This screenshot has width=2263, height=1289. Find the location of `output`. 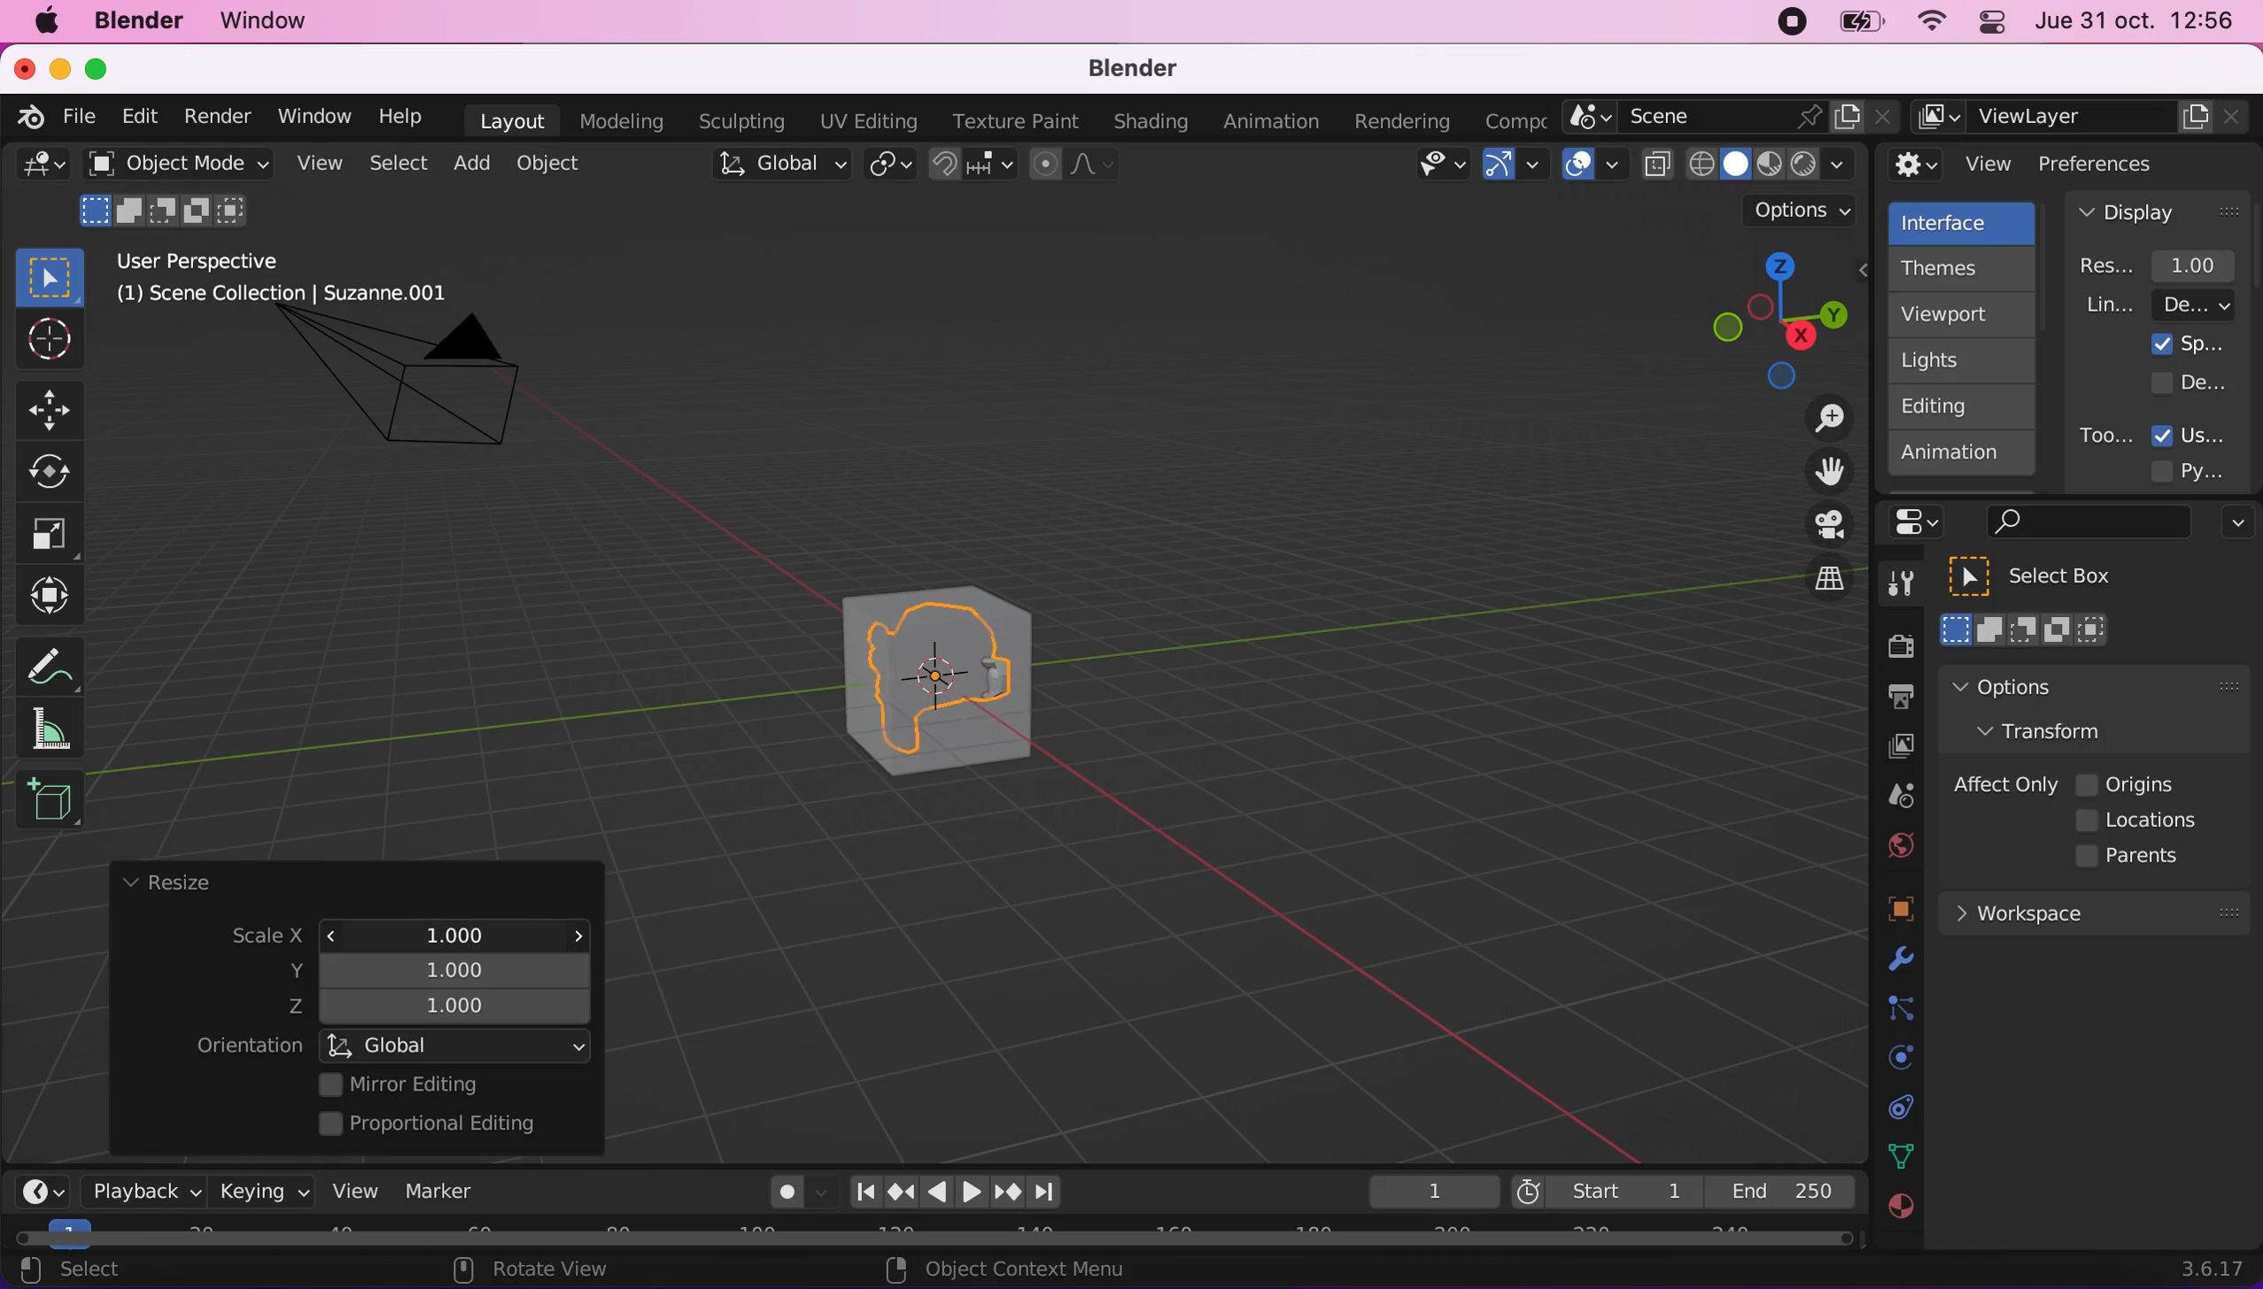

output is located at coordinates (1891, 699).